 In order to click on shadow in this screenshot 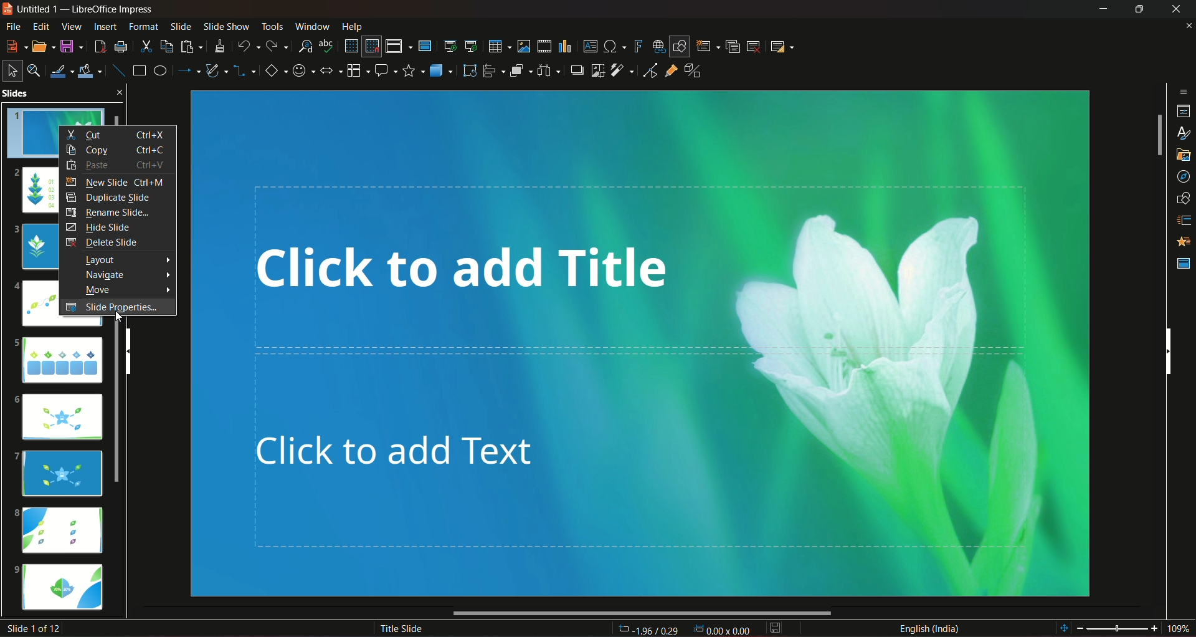, I will do `click(577, 70)`.